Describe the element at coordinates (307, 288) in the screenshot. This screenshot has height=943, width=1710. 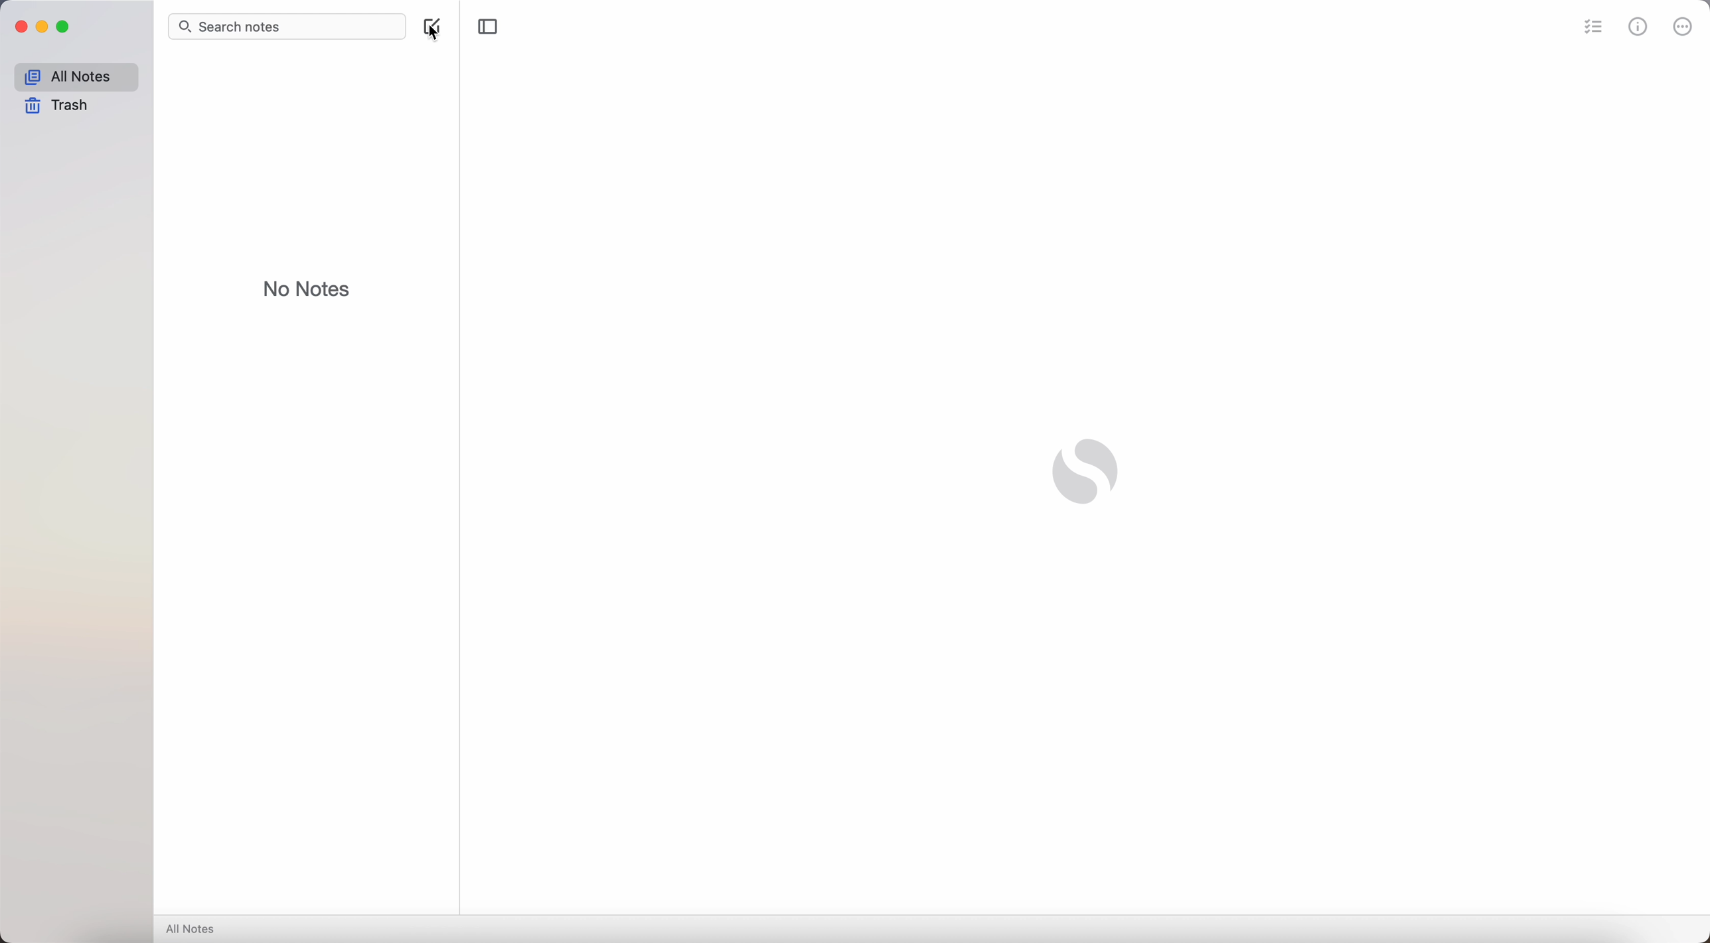
I see `no notes` at that location.